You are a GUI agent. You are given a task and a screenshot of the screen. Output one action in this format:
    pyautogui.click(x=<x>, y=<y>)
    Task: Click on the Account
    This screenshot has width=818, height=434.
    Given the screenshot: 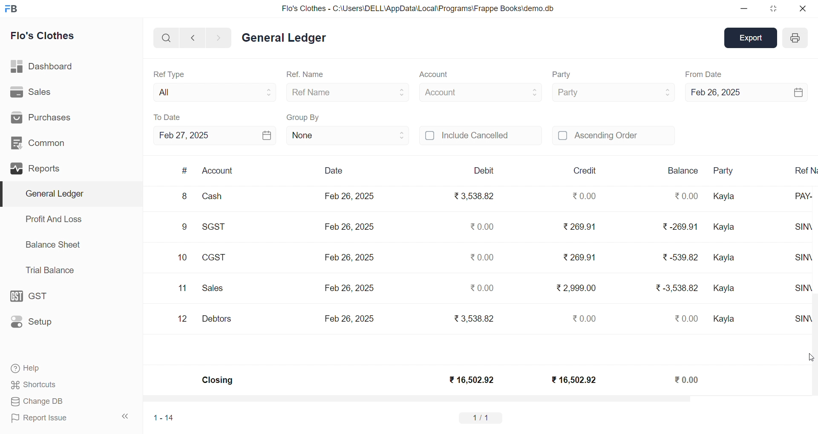 What is the action you would take?
    pyautogui.click(x=433, y=75)
    